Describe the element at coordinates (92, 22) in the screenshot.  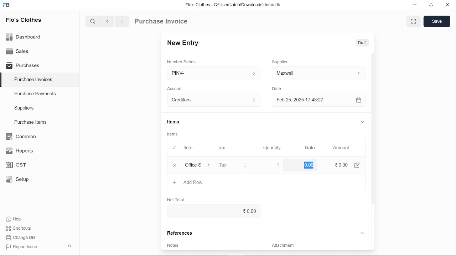
I see `serach` at that location.